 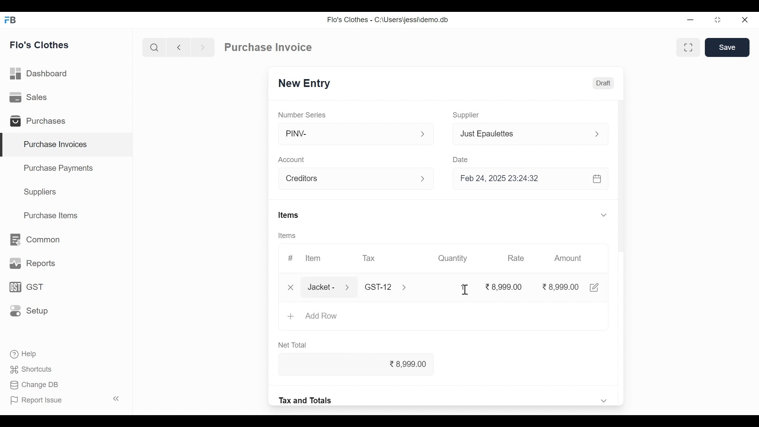 I want to click on Suppliers, so click(x=42, y=193).